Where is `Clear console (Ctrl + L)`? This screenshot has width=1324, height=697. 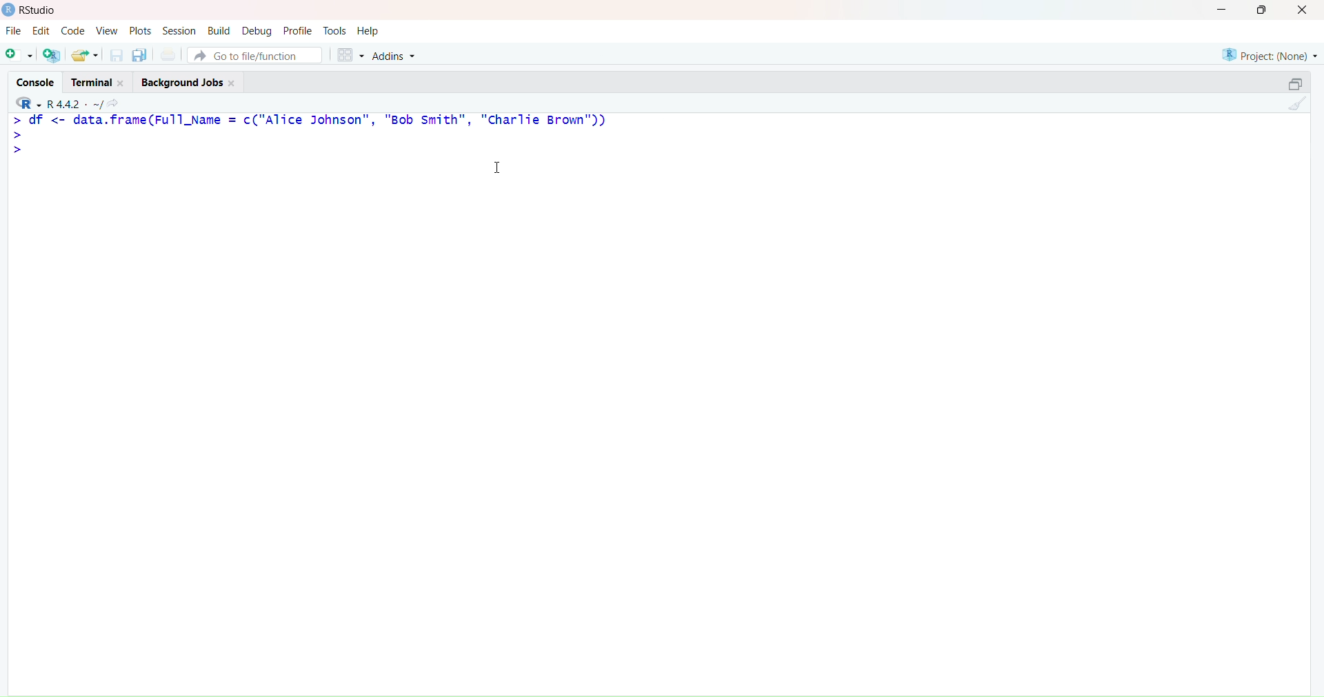
Clear console (Ctrl + L) is located at coordinates (1295, 105).